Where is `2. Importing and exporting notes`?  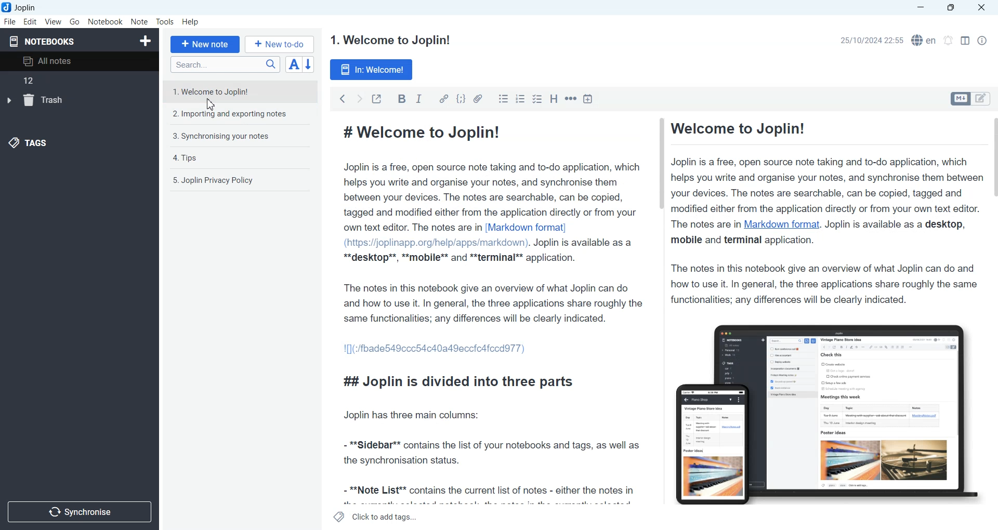 2. Importing and exporting notes is located at coordinates (231, 115).